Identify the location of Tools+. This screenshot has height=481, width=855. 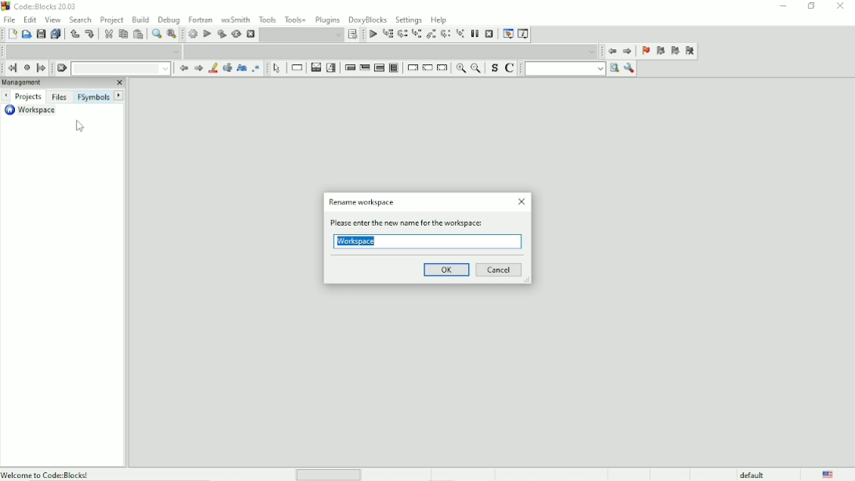
(296, 19).